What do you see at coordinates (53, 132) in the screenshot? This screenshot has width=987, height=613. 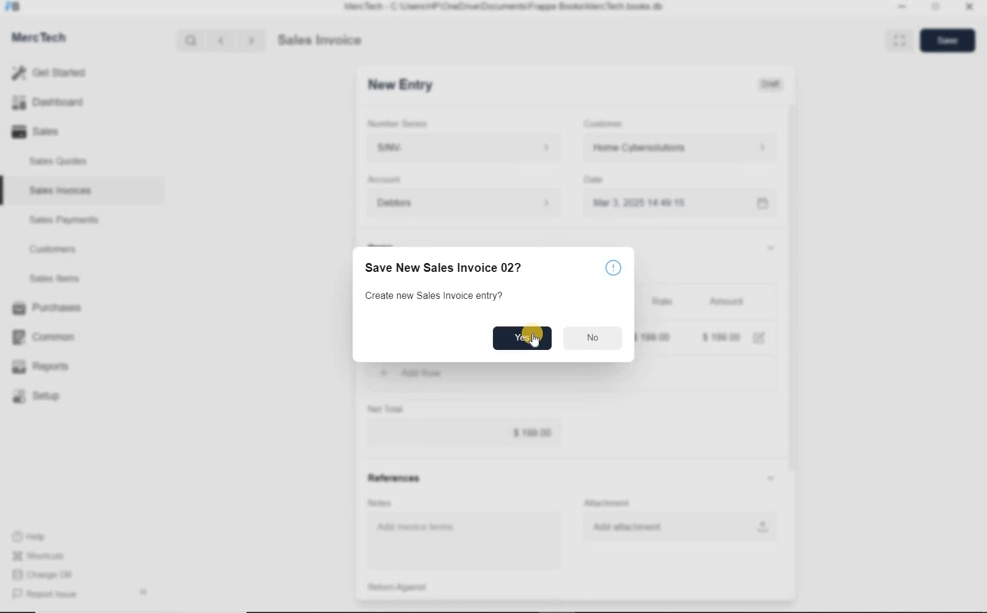 I see `Sales` at bounding box center [53, 132].